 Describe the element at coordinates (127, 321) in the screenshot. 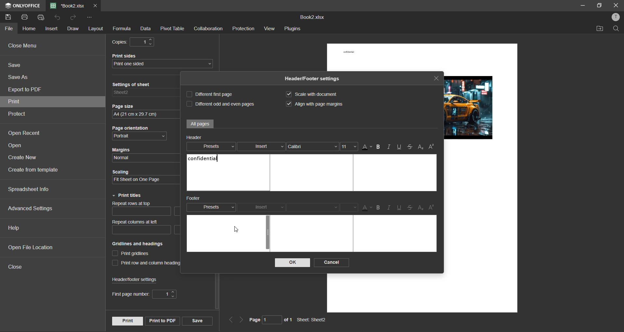

I see `print` at that location.